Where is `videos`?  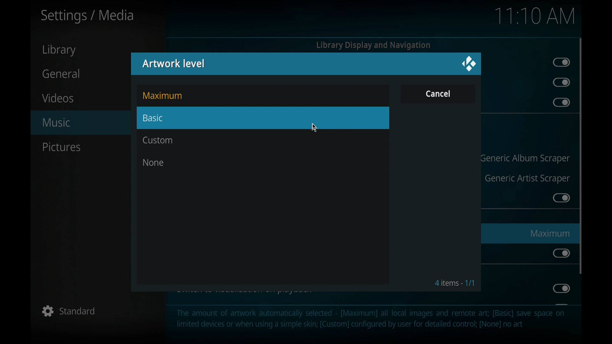
videos is located at coordinates (58, 98).